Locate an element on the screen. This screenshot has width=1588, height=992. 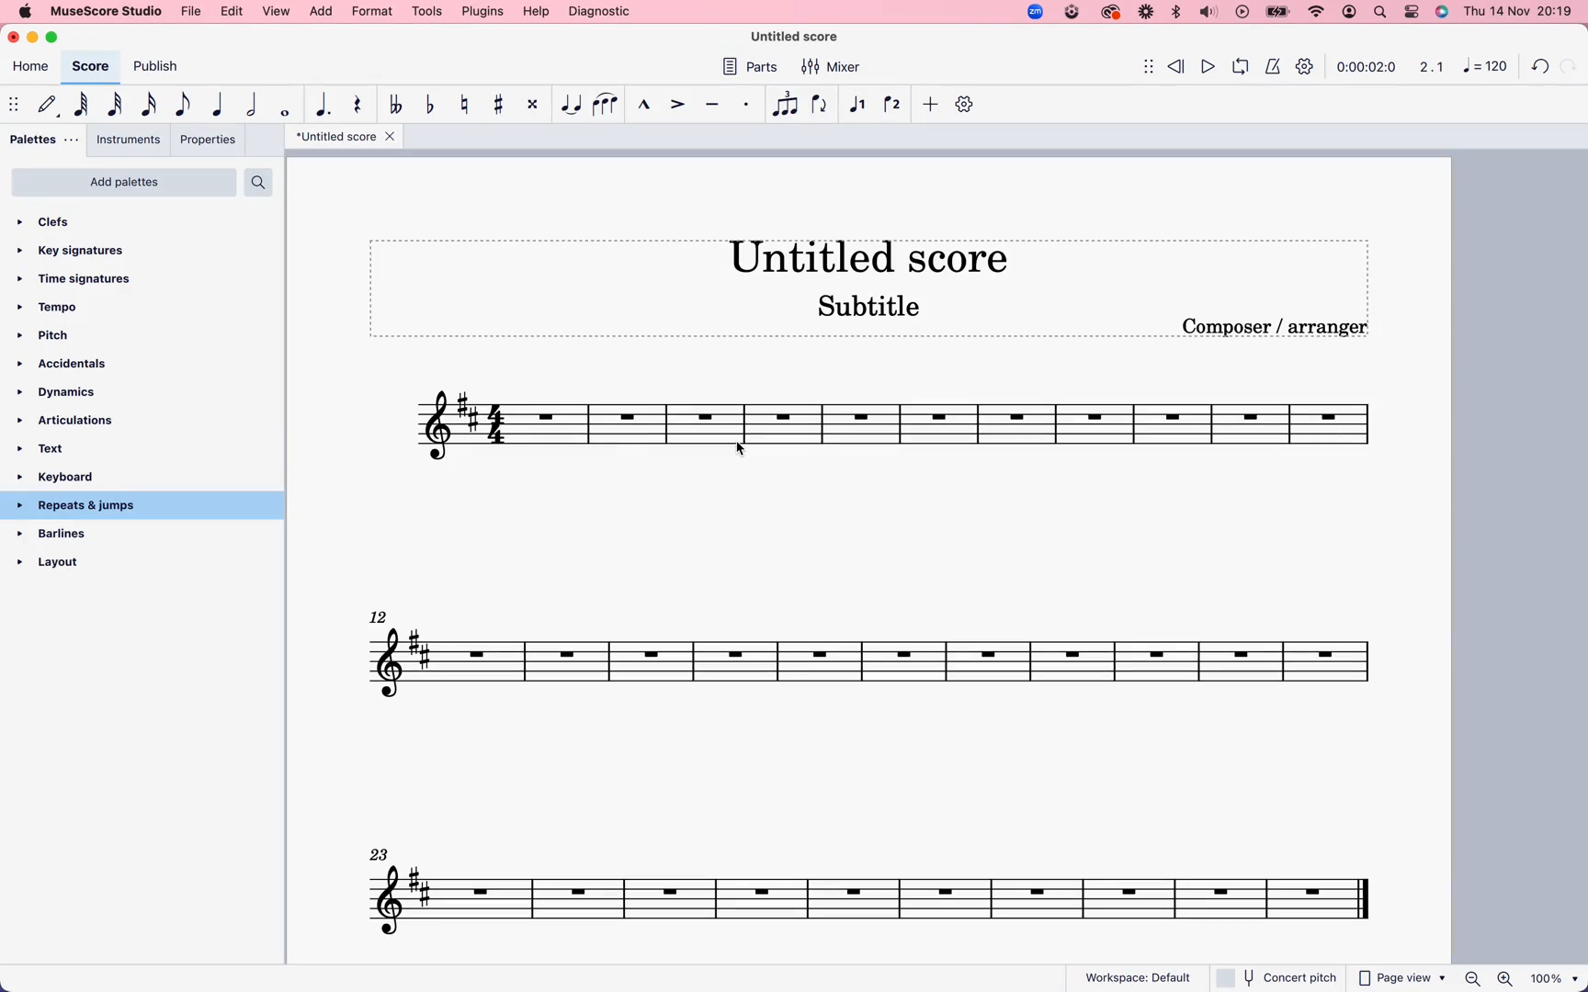
tempo is located at coordinates (59, 308).